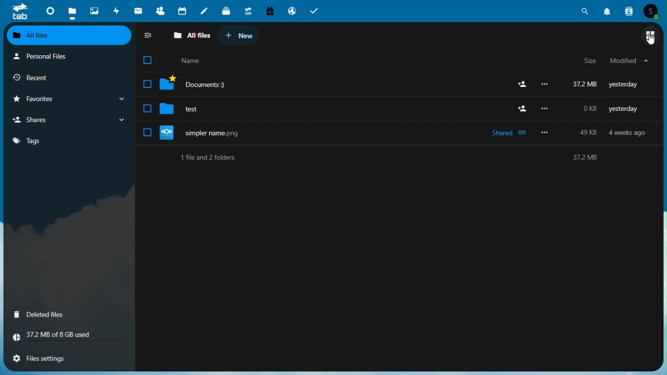  Describe the element at coordinates (392, 159) in the screenshot. I see `1 file and 2 folders. 372m8` at that location.